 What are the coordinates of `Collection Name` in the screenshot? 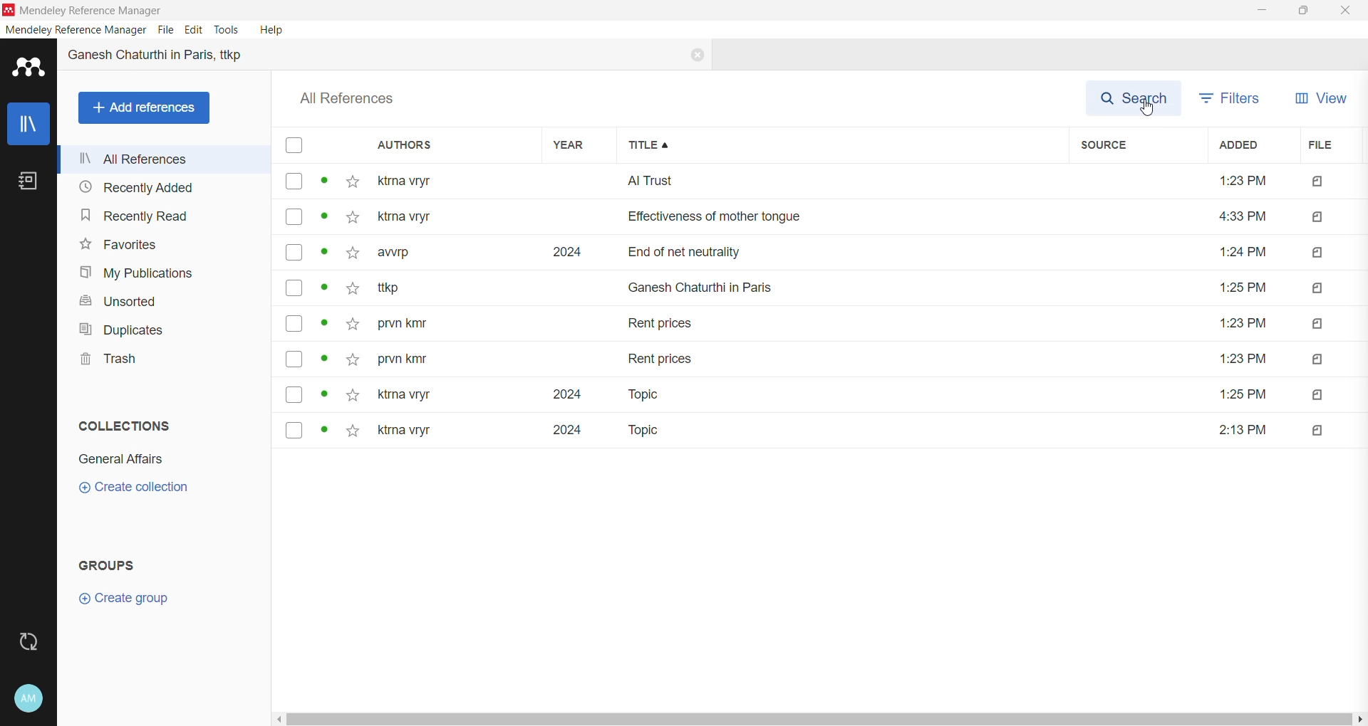 It's located at (120, 460).